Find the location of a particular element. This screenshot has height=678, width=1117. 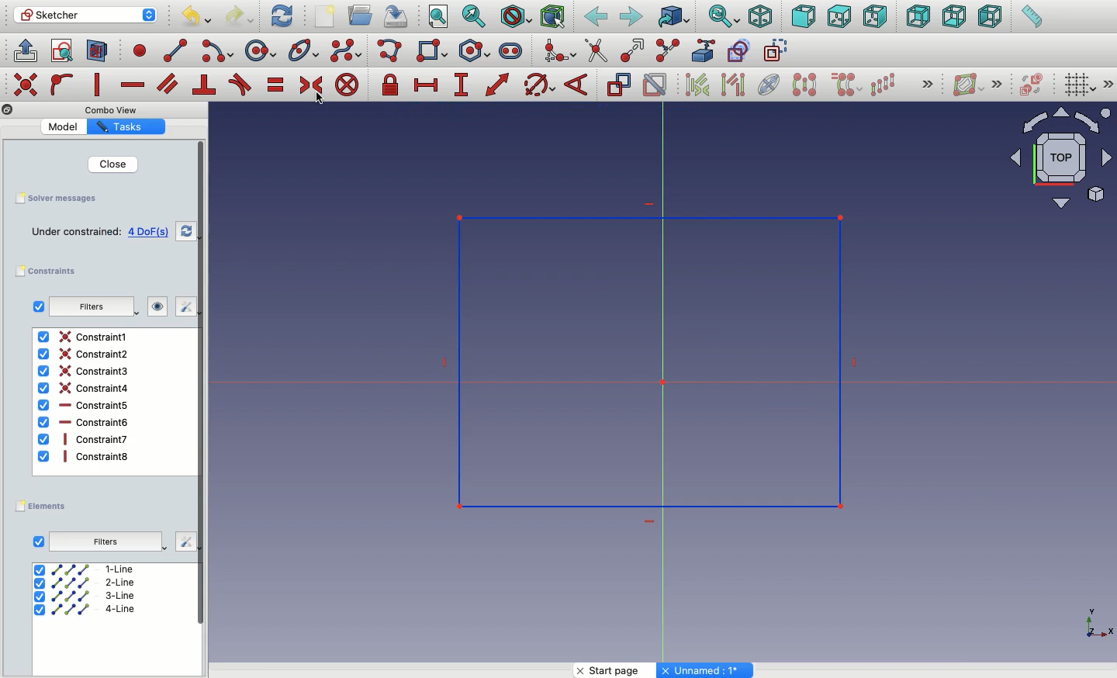

constrain coincident is located at coordinates (27, 85).